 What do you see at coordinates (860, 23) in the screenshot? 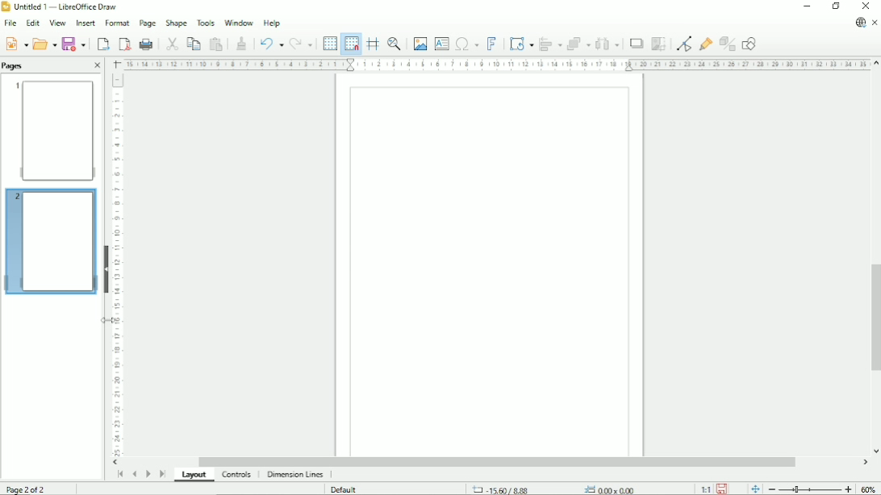
I see `Update available` at bounding box center [860, 23].